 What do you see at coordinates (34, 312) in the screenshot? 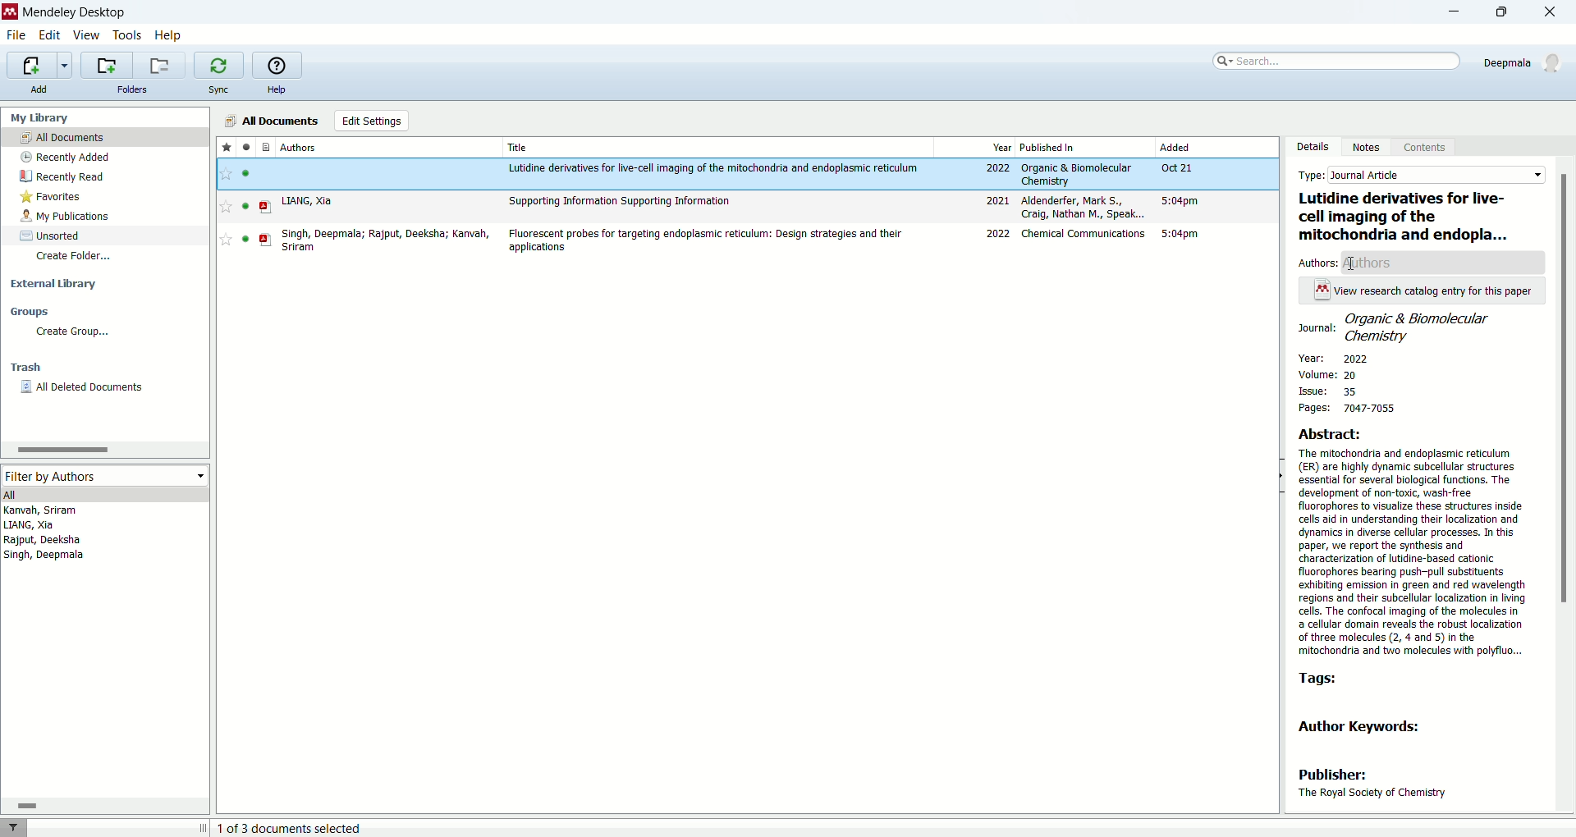
I see `groups` at bounding box center [34, 312].